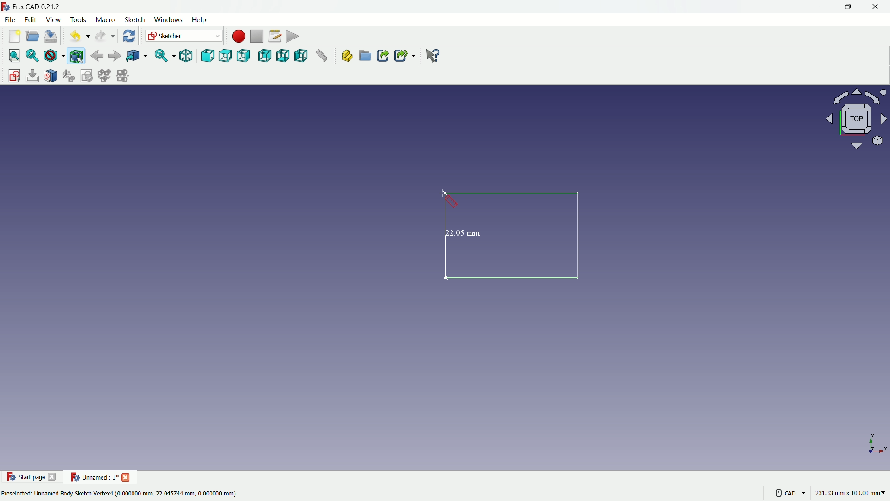 Image resolution: width=890 pixels, height=501 pixels. I want to click on create group, so click(366, 57).